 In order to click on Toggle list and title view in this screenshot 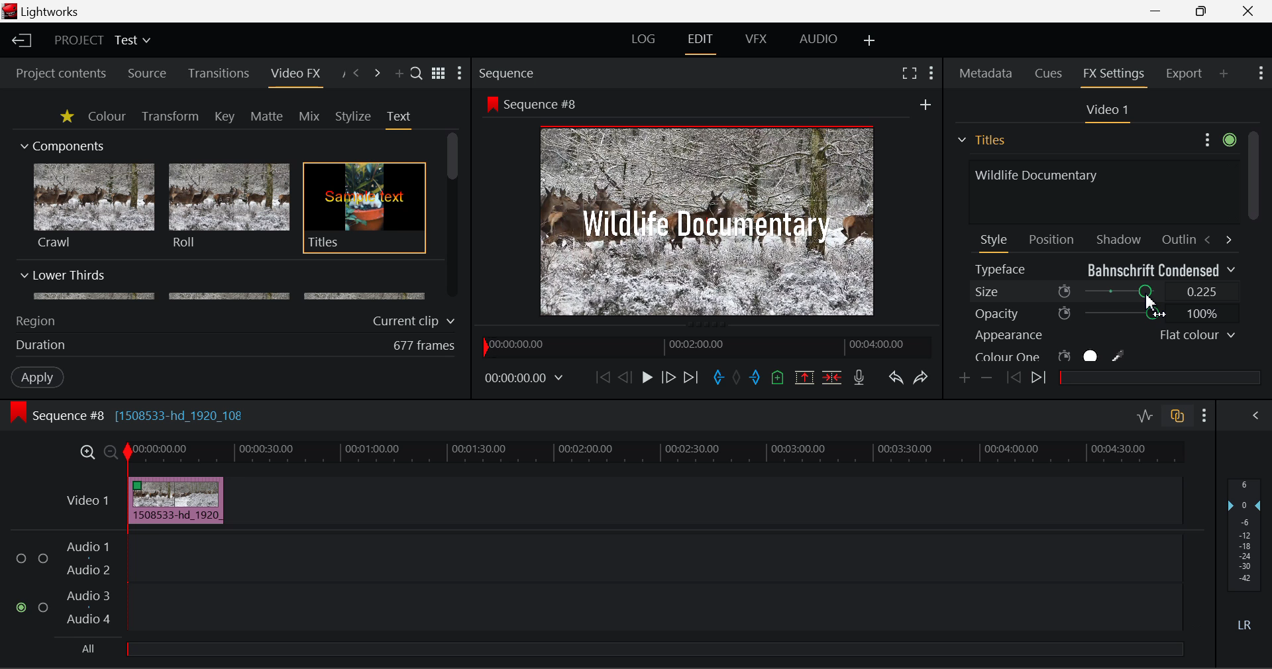, I will do `click(440, 74)`.